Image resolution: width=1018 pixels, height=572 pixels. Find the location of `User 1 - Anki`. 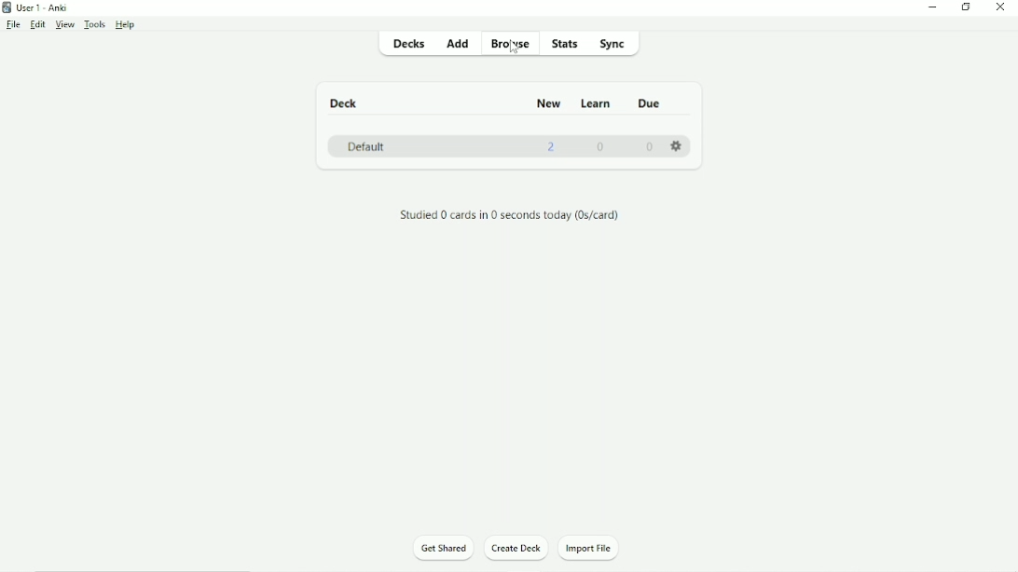

User 1 - Anki is located at coordinates (45, 8).